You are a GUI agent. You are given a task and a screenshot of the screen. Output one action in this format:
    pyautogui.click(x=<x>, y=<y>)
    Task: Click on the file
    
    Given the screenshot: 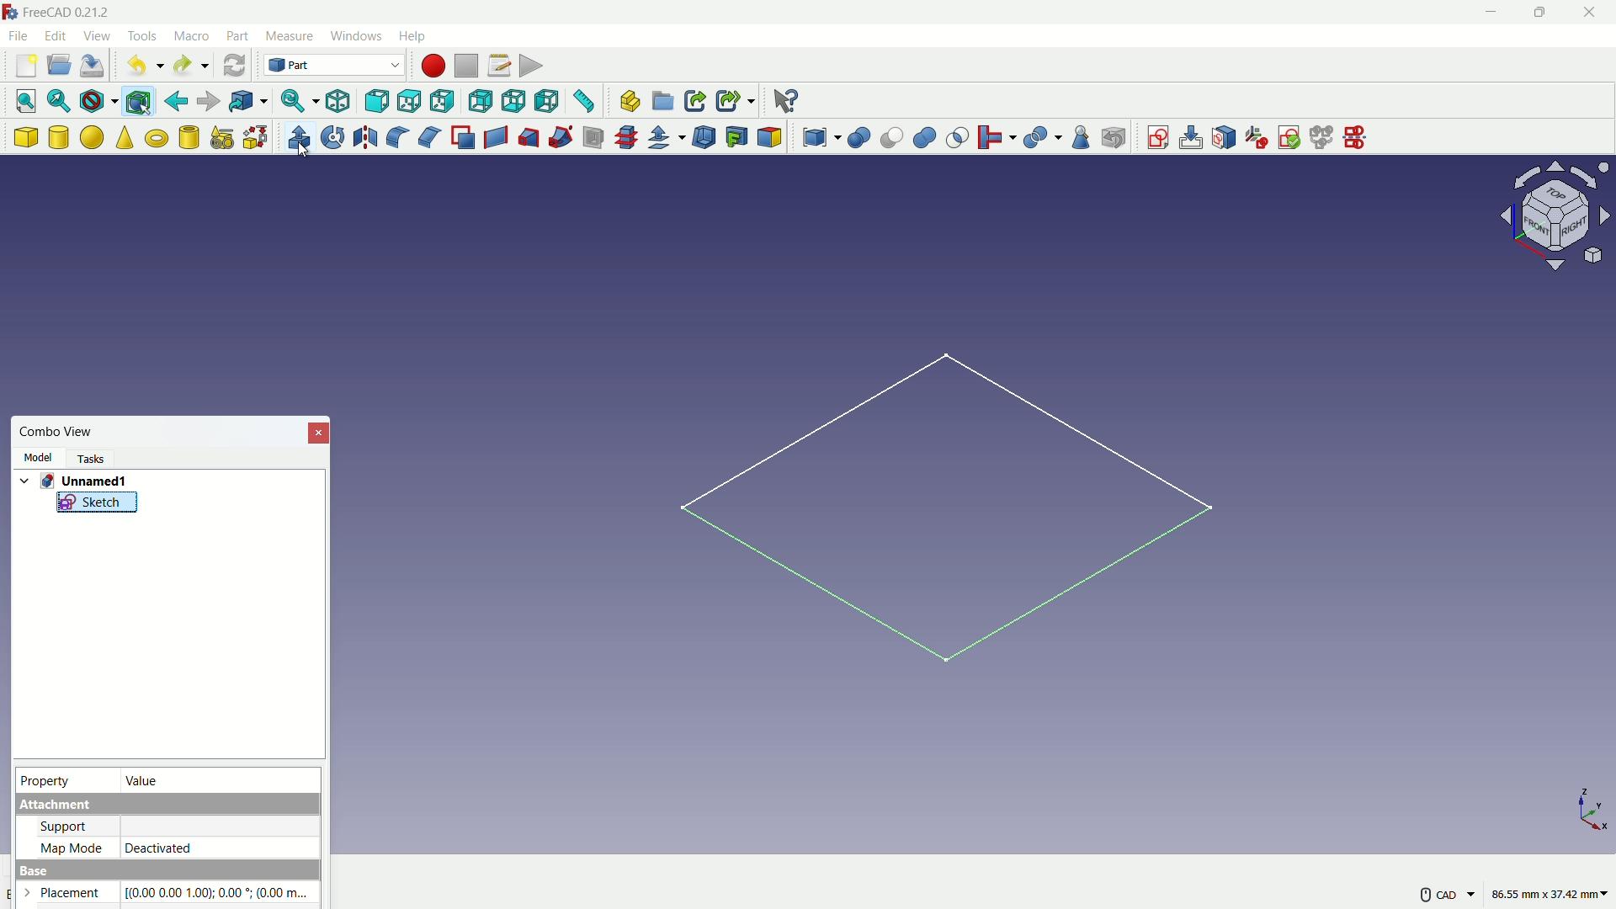 What is the action you would take?
    pyautogui.click(x=19, y=36)
    